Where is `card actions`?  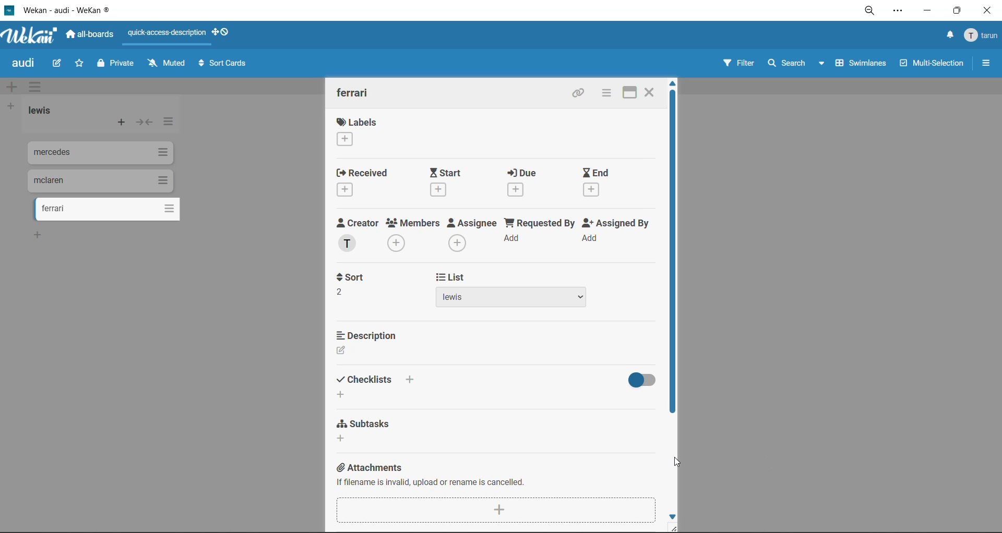 card actions is located at coordinates (605, 94).